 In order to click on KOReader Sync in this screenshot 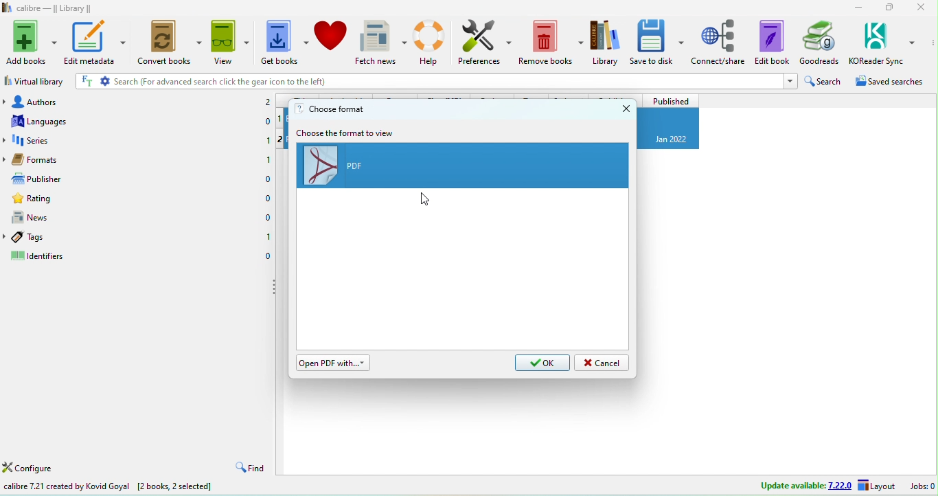, I will do `click(882, 42)`.